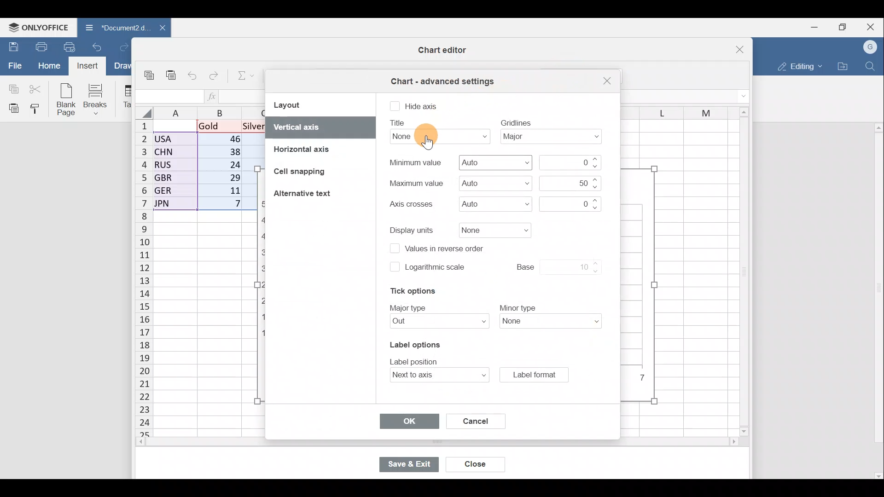 The width and height of the screenshot is (884, 497). I want to click on Save, so click(12, 46).